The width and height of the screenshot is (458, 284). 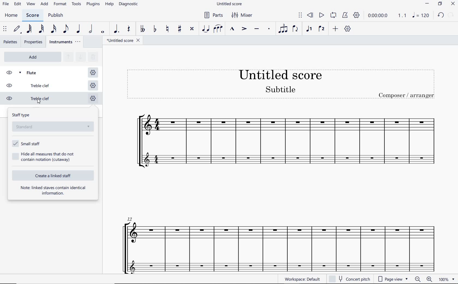 What do you see at coordinates (386, 16) in the screenshot?
I see `PLAY TIME` at bounding box center [386, 16].